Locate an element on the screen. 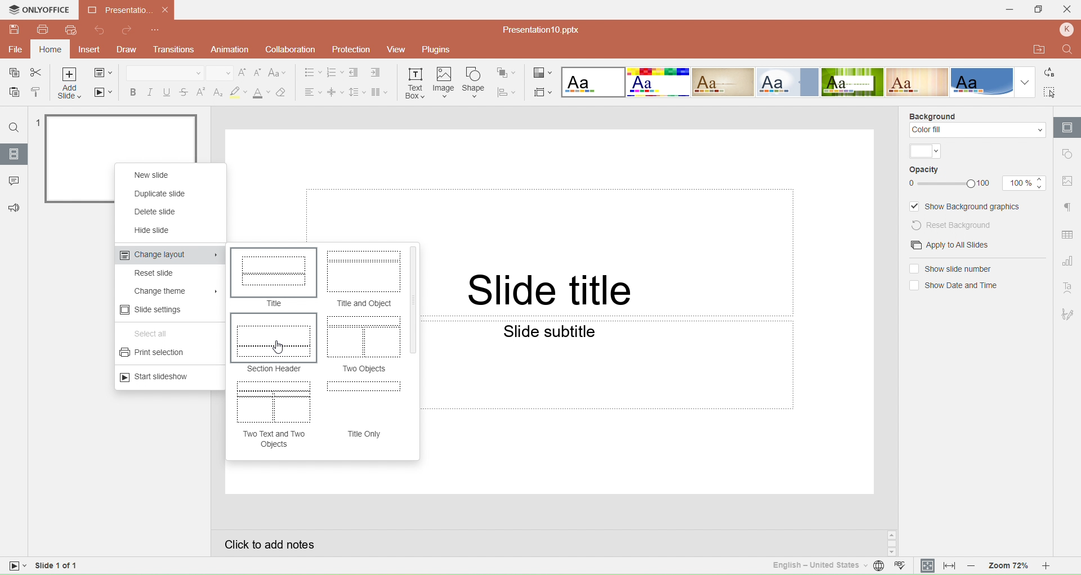  Insert is located at coordinates (88, 50).